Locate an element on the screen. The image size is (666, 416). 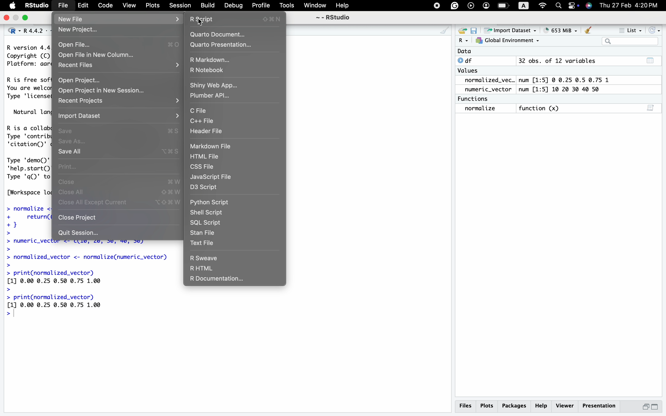
List is located at coordinates (632, 31).